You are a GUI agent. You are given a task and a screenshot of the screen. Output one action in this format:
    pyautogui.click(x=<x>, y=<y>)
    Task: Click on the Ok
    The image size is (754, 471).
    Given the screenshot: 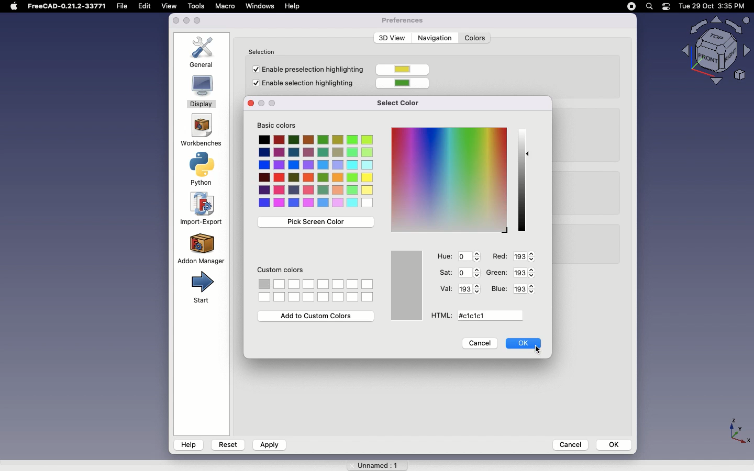 What is the action you would take?
    pyautogui.click(x=523, y=343)
    